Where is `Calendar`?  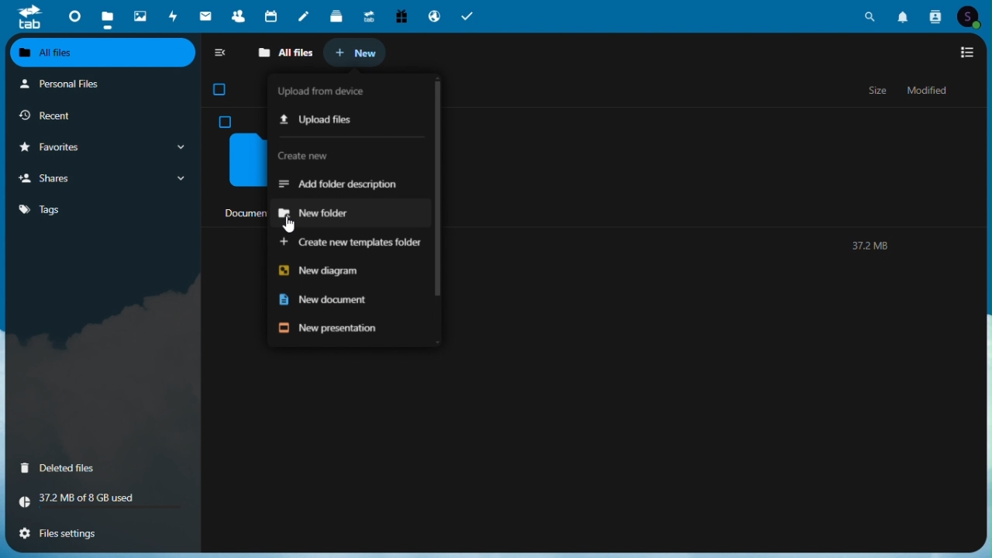
Calendar is located at coordinates (273, 15).